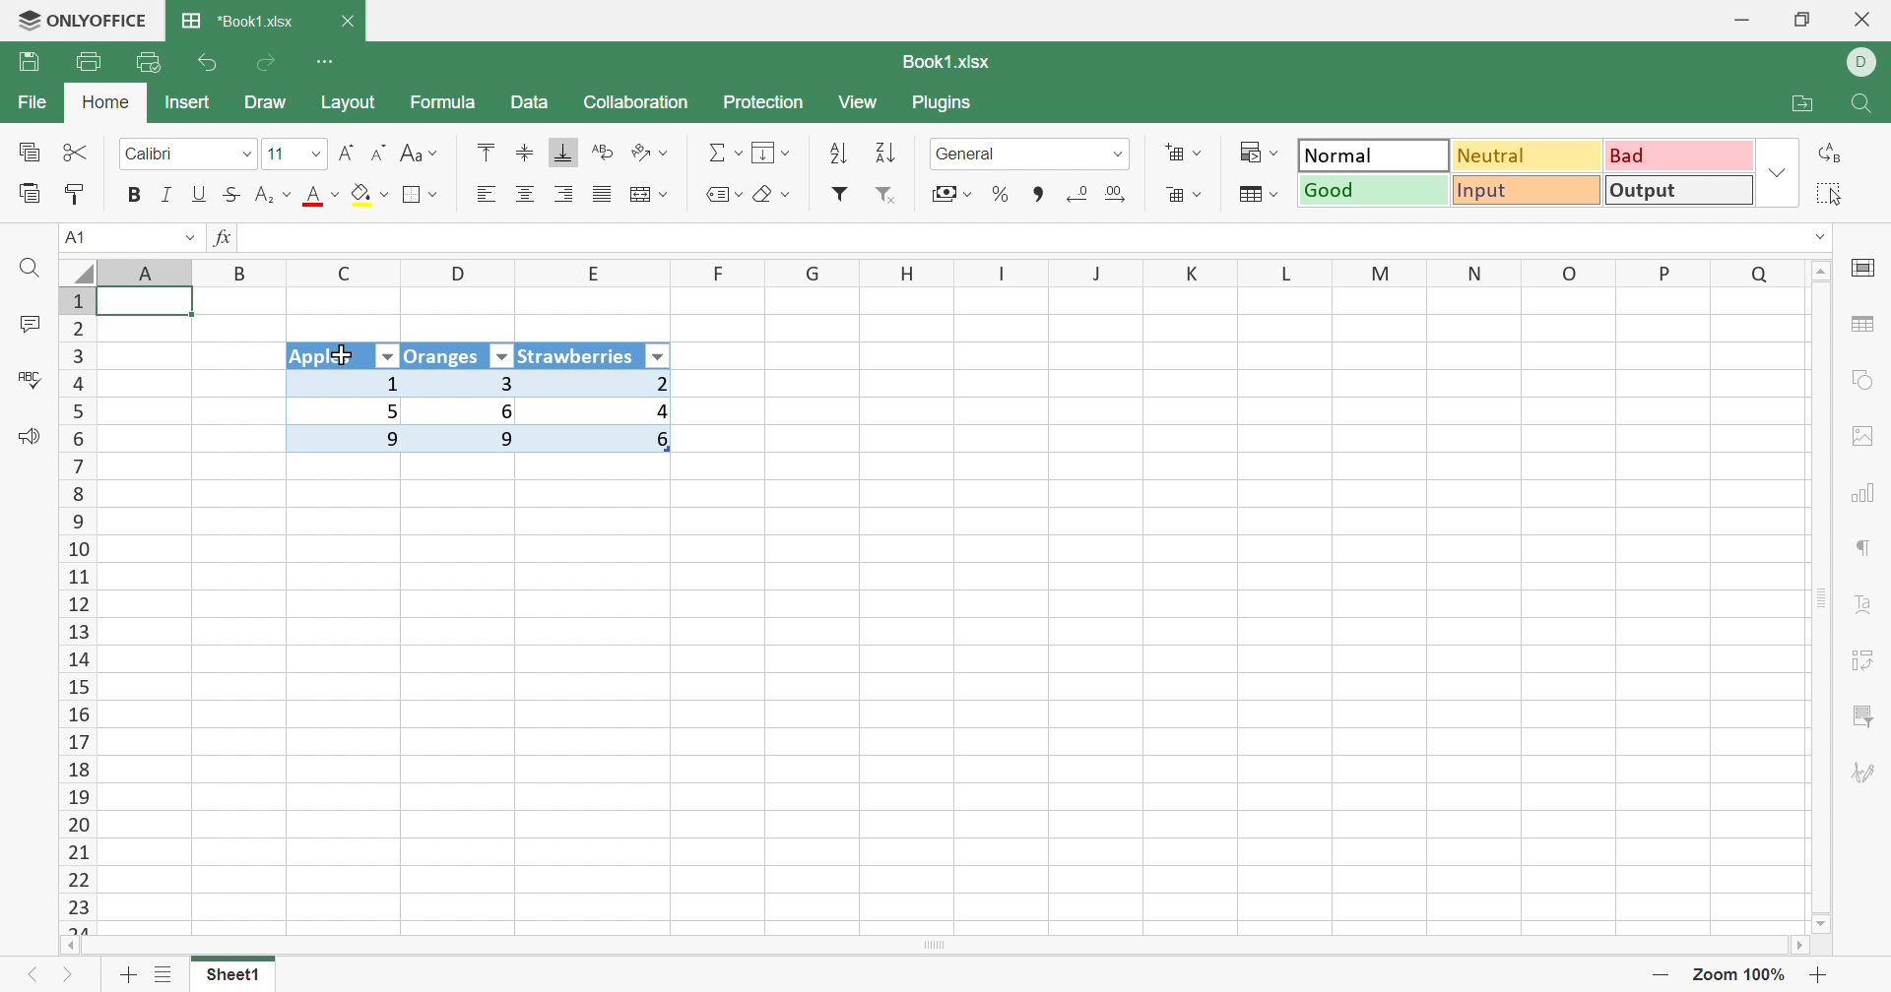  I want to click on Check spelling, so click(27, 380).